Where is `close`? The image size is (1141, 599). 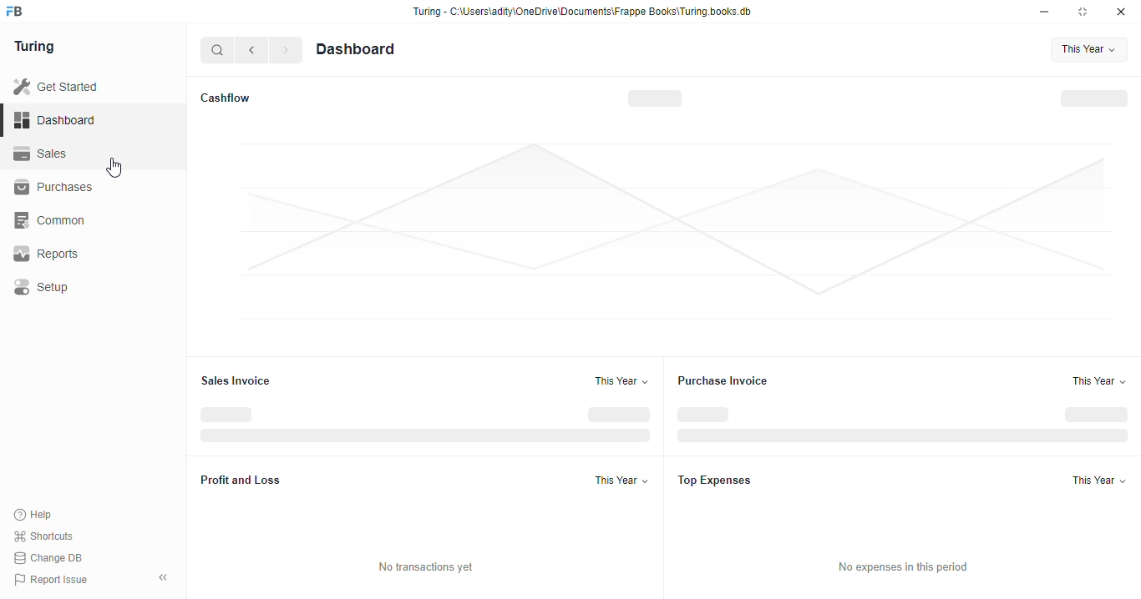
close is located at coordinates (1123, 12).